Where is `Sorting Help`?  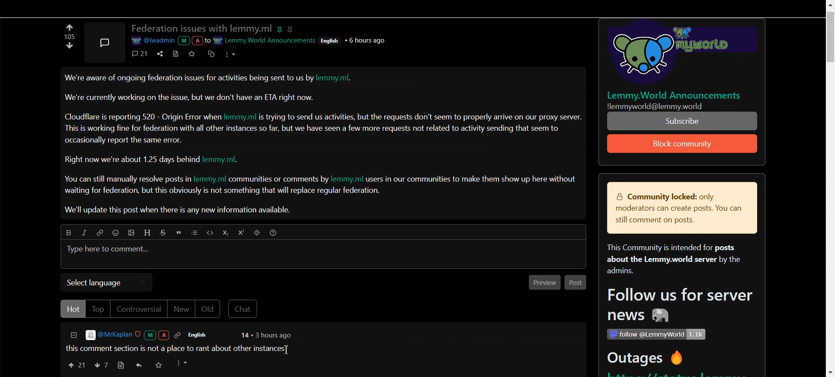 Sorting Help is located at coordinates (274, 232).